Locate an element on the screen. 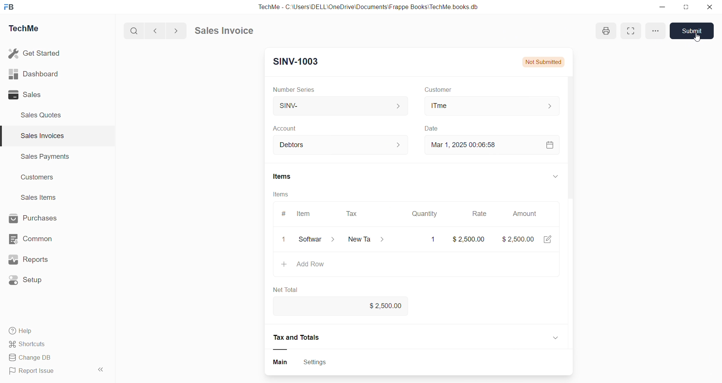 Image resolution: width=722 pixels, height=383 pixels. + Add Row is located at coordinates (307, 265).